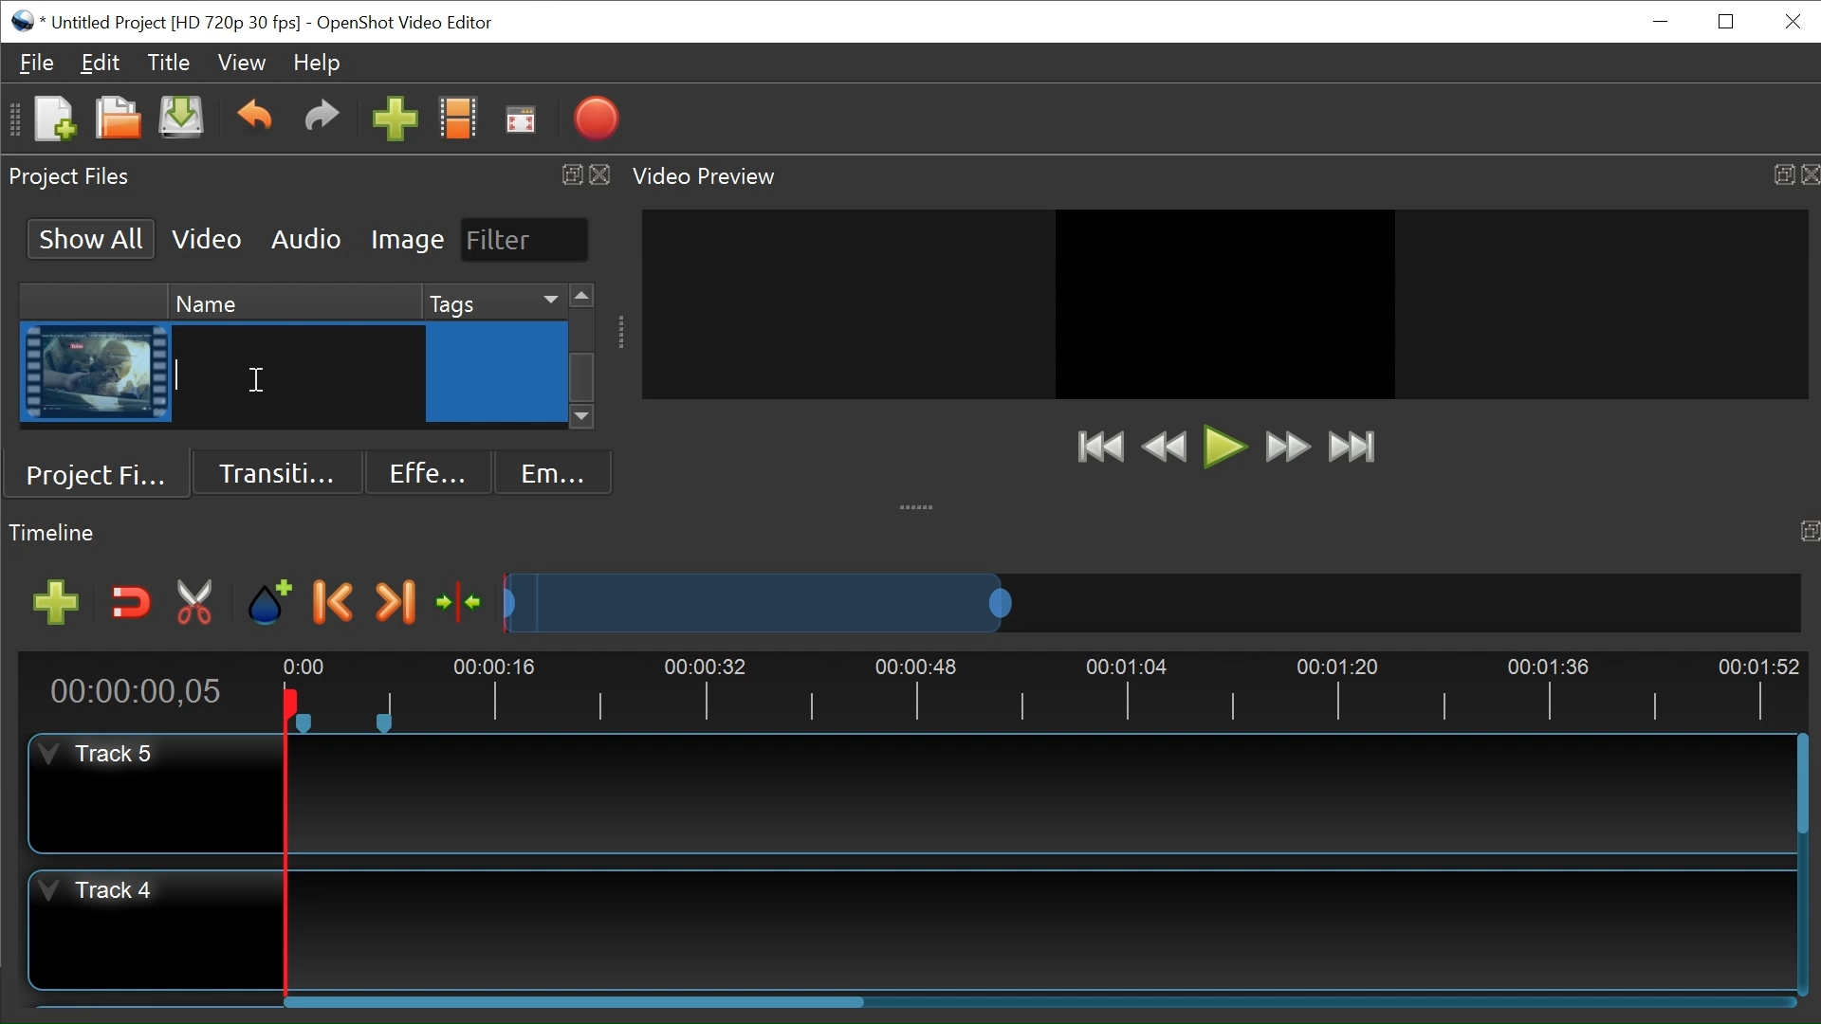  Describe the element at coordinates (582, 419) in the screenshot. I see `Scroll down` at that location.